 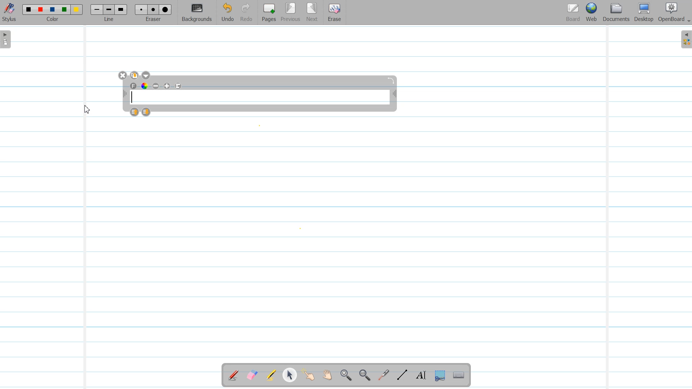 What do you see at coordinates (179, 86) in the screenshot?
I see `Align to left text` at bounding box center [179, 86].